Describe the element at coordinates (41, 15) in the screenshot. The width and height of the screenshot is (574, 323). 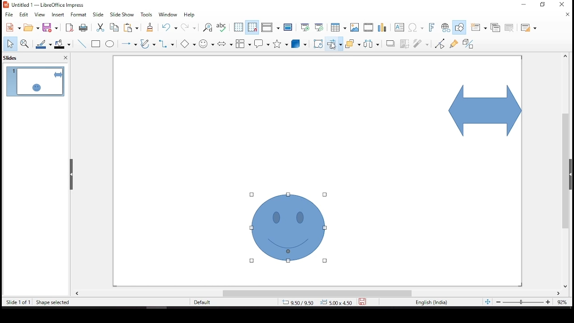
I see `view` at that location.